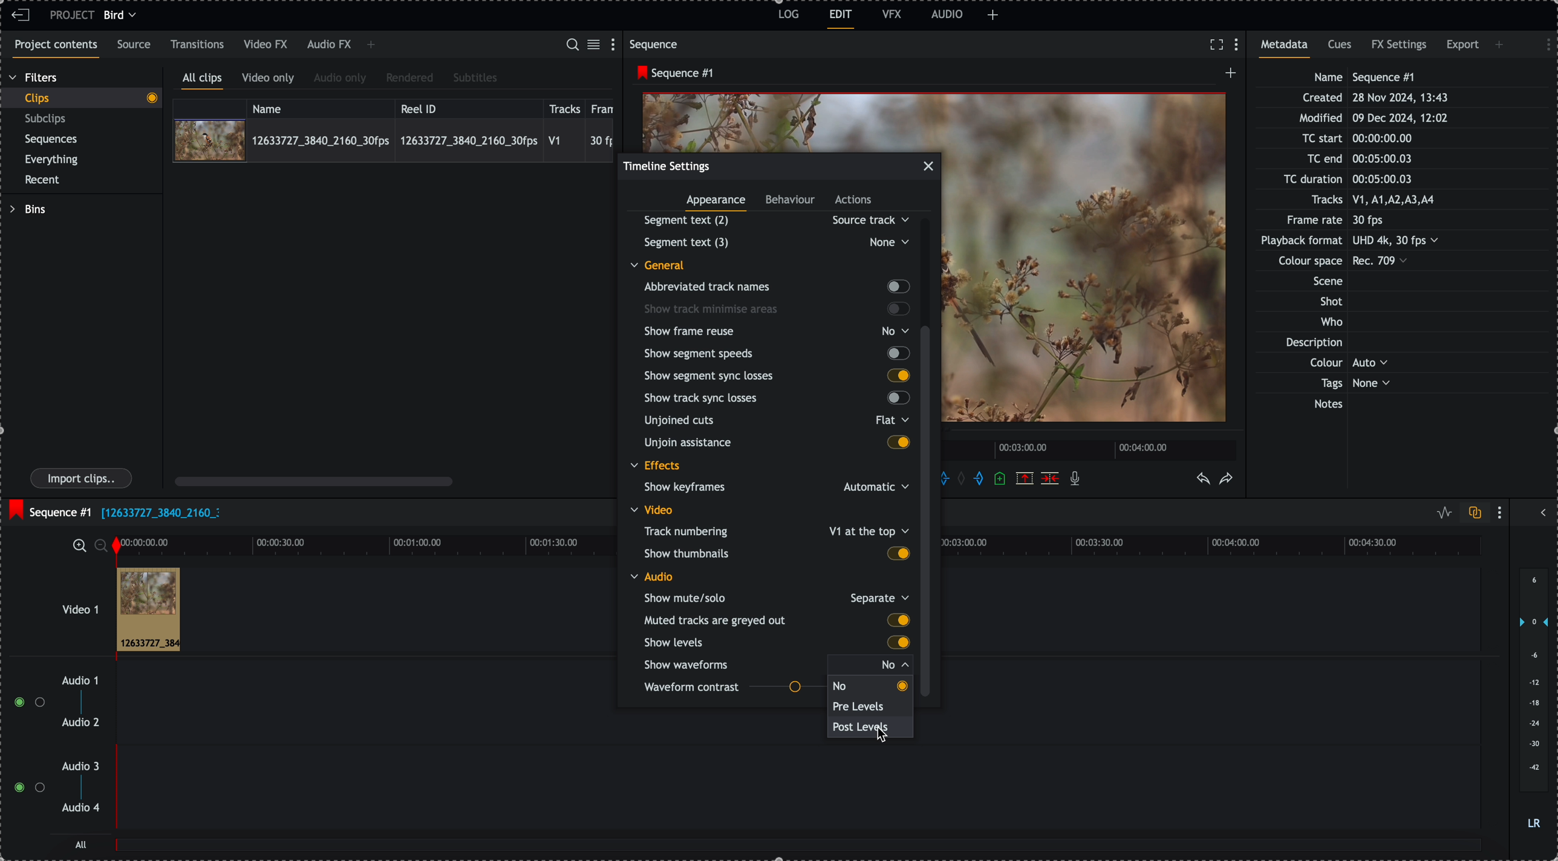 This screenshot has height=861, width=1558. I want to click on file, so click(160, 514).